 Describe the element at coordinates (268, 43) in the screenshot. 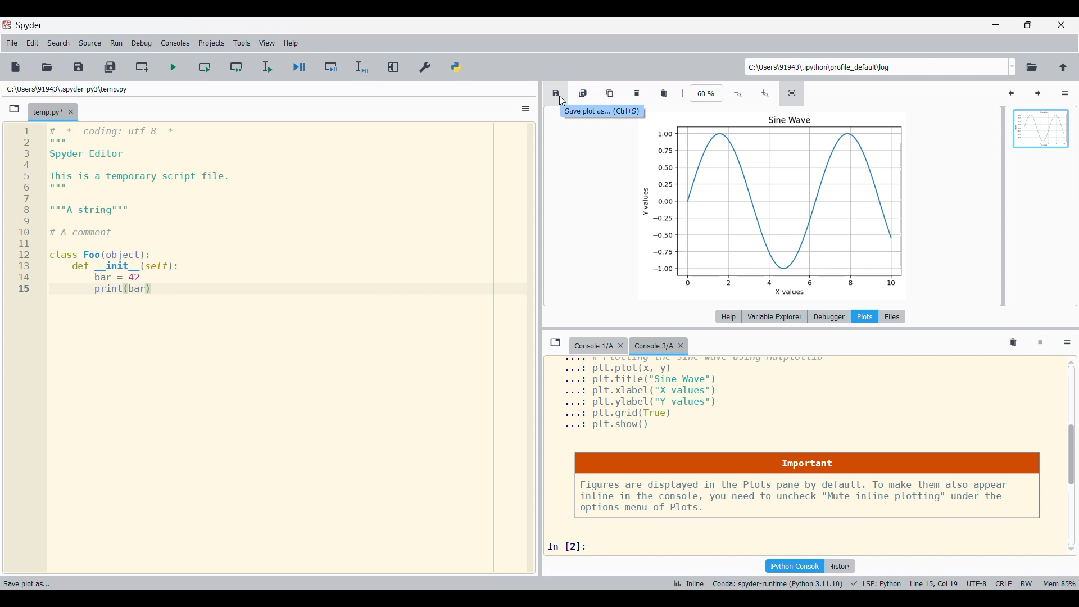

I see `View menu` at that location.